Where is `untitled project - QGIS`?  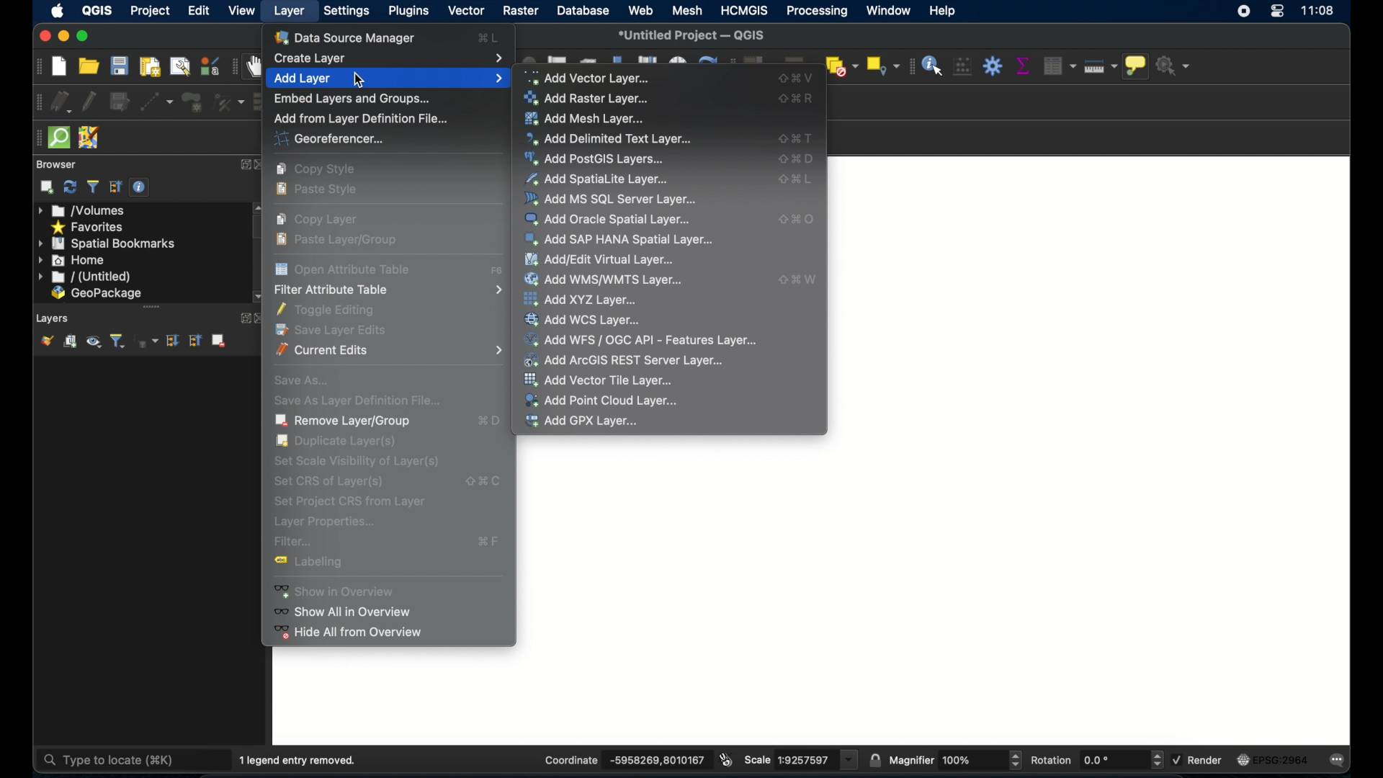
untitled project - QGIS is located at coordinates (695, 35).